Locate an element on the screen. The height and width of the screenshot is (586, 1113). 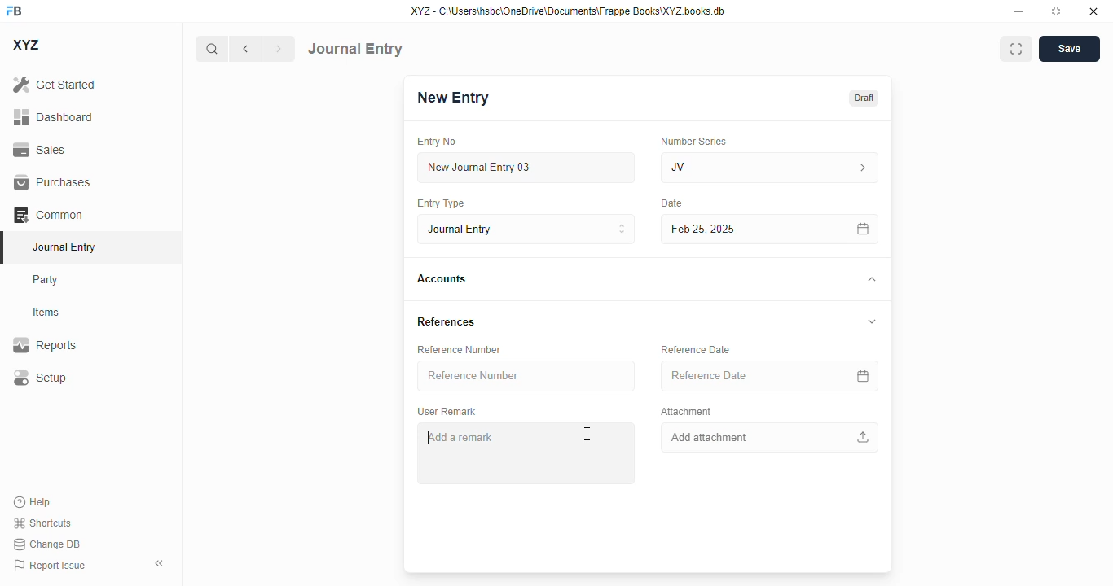
number series is located at coordinates (689, 141).